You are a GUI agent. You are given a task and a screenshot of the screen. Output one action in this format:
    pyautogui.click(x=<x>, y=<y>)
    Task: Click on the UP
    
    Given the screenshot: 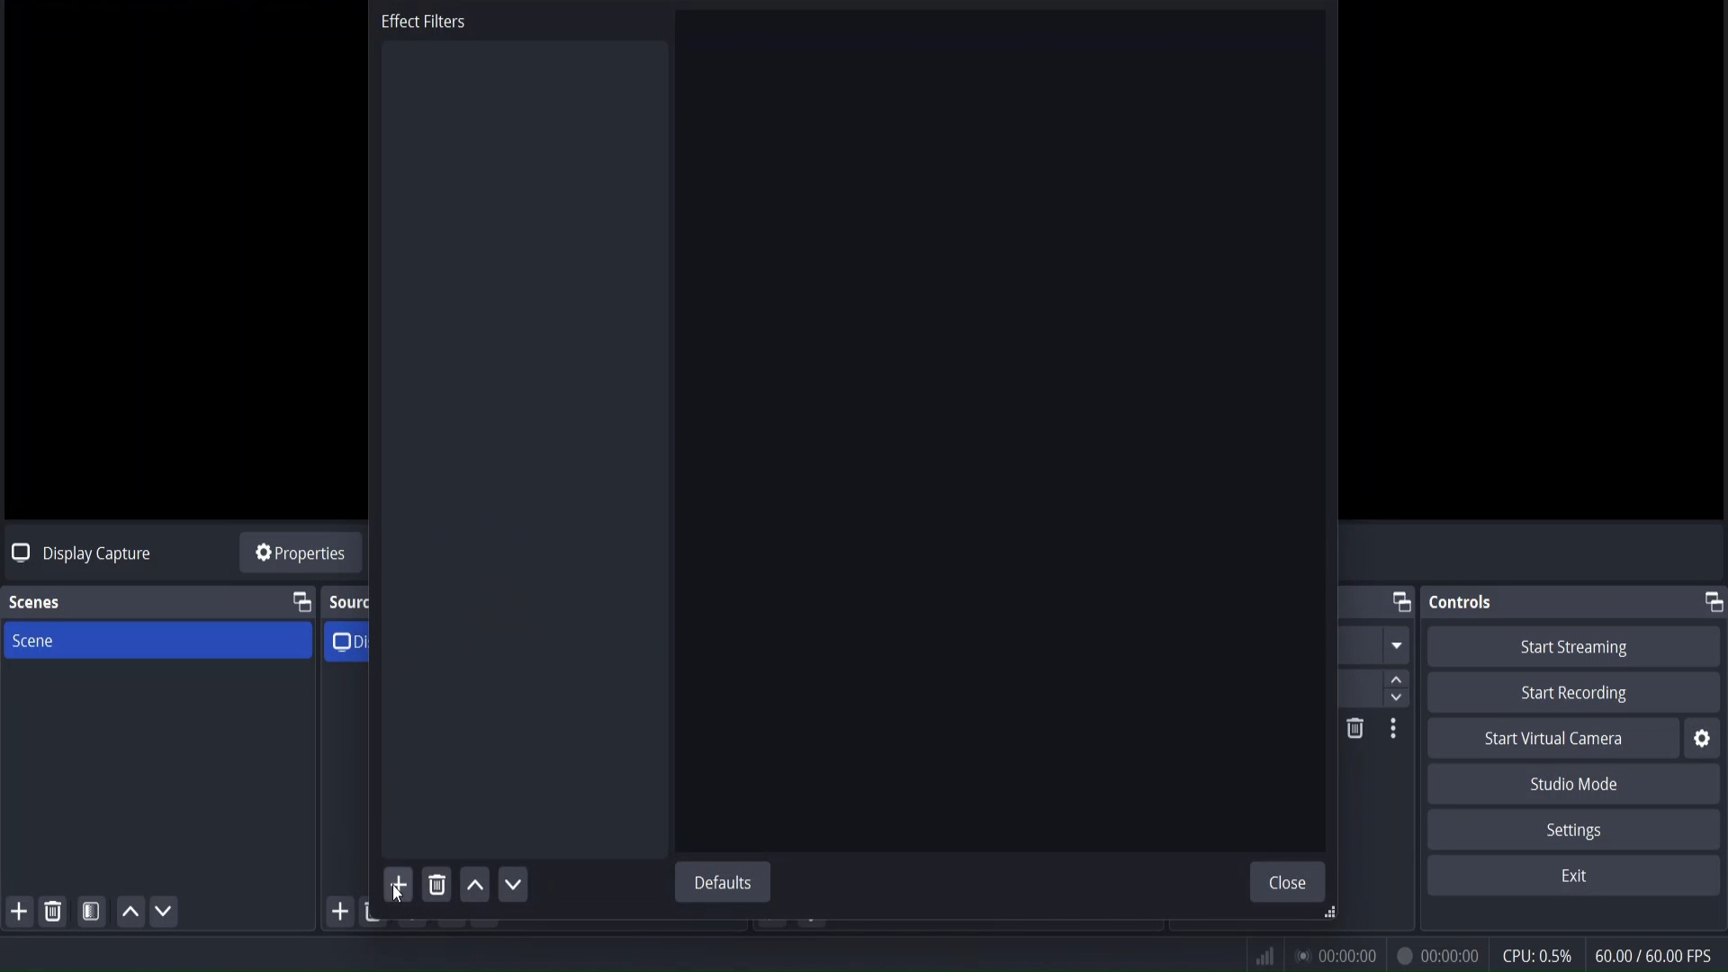 What is the action you would take?
    pyautogui.click(x=127, y=916)
    